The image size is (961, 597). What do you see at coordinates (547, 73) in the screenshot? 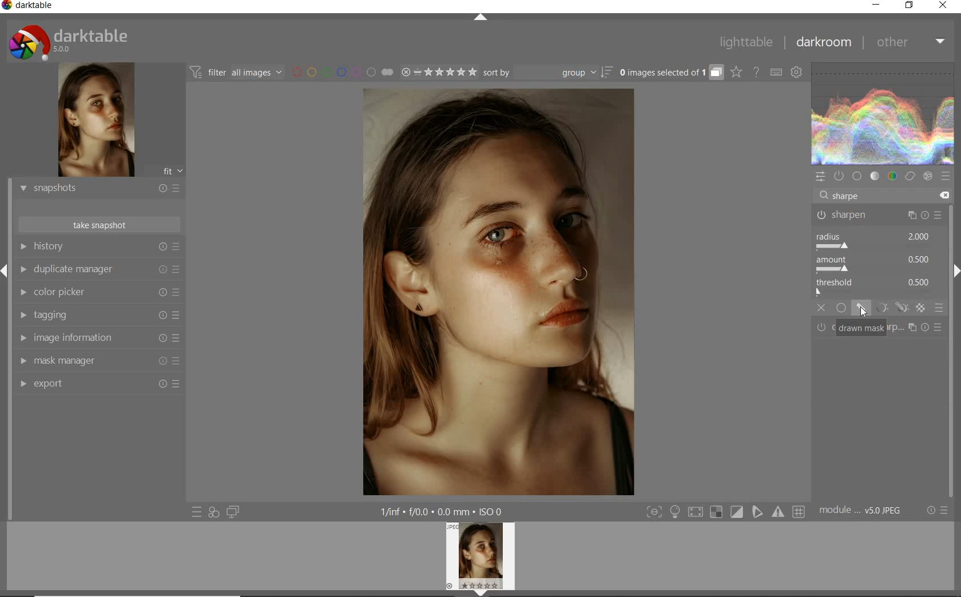
I see `sort` at bounding box center [547, 73].